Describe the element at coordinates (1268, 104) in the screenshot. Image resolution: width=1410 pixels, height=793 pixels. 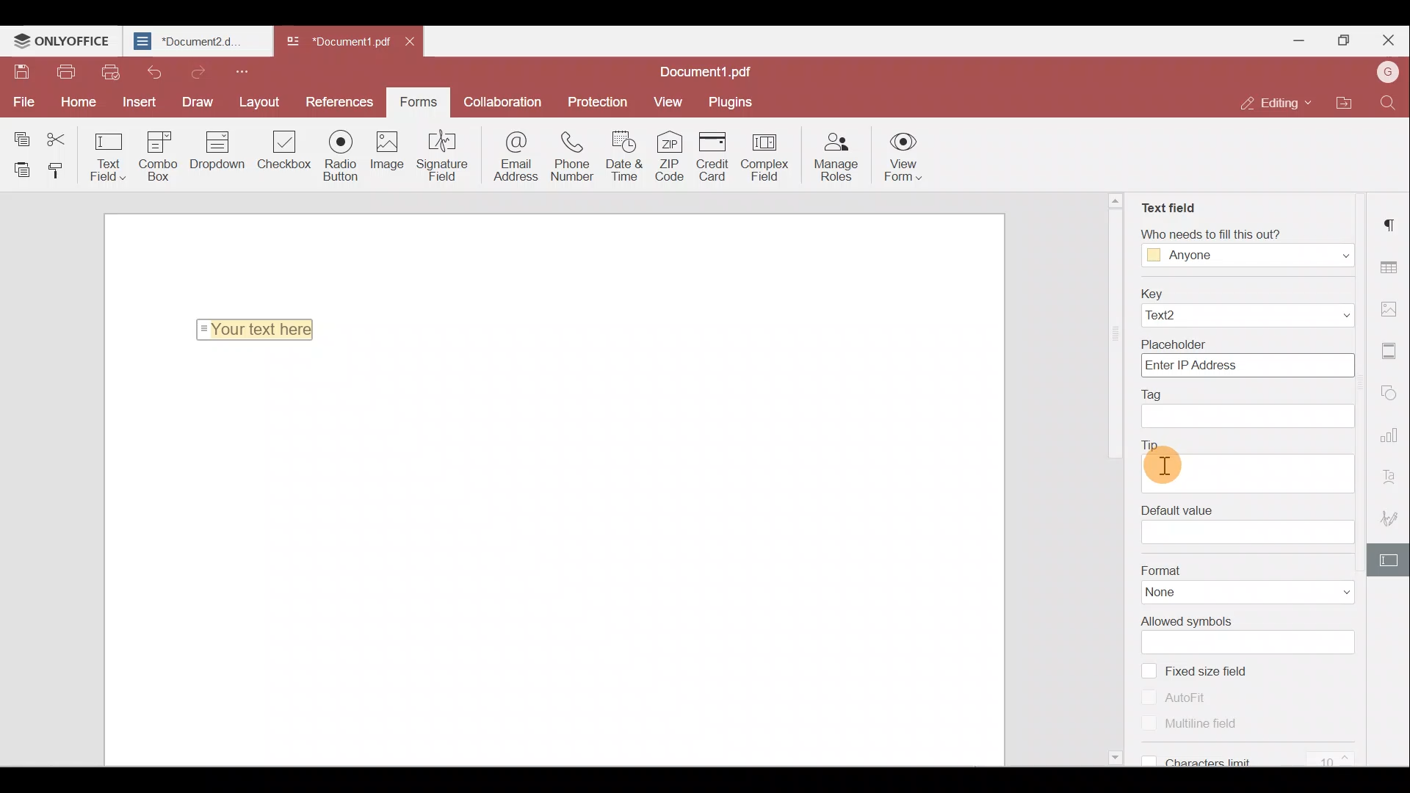
I see `Editing mode` at that location.